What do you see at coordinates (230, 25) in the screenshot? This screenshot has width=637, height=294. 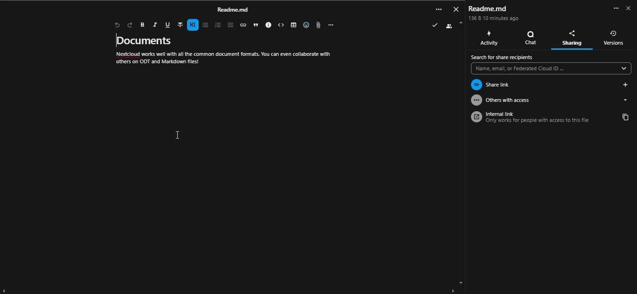 I see `bullet` at bounding box center [230, 25].